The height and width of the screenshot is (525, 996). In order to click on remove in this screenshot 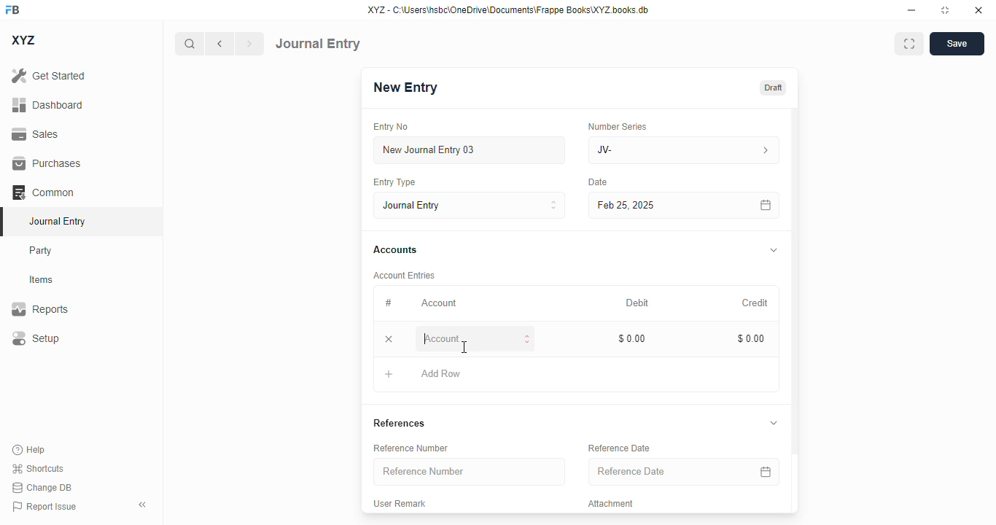, I will do `click(389, 338)`.